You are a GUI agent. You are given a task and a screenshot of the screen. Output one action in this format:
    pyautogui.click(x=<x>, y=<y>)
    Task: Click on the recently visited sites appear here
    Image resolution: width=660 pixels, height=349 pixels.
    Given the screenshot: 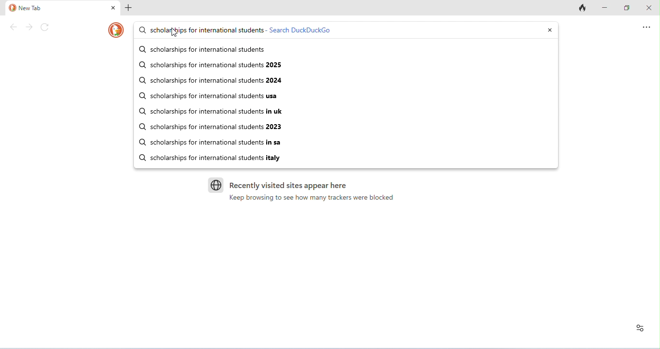 What is the action you would take?
    pyautogui.click(x=276, y=183)
    